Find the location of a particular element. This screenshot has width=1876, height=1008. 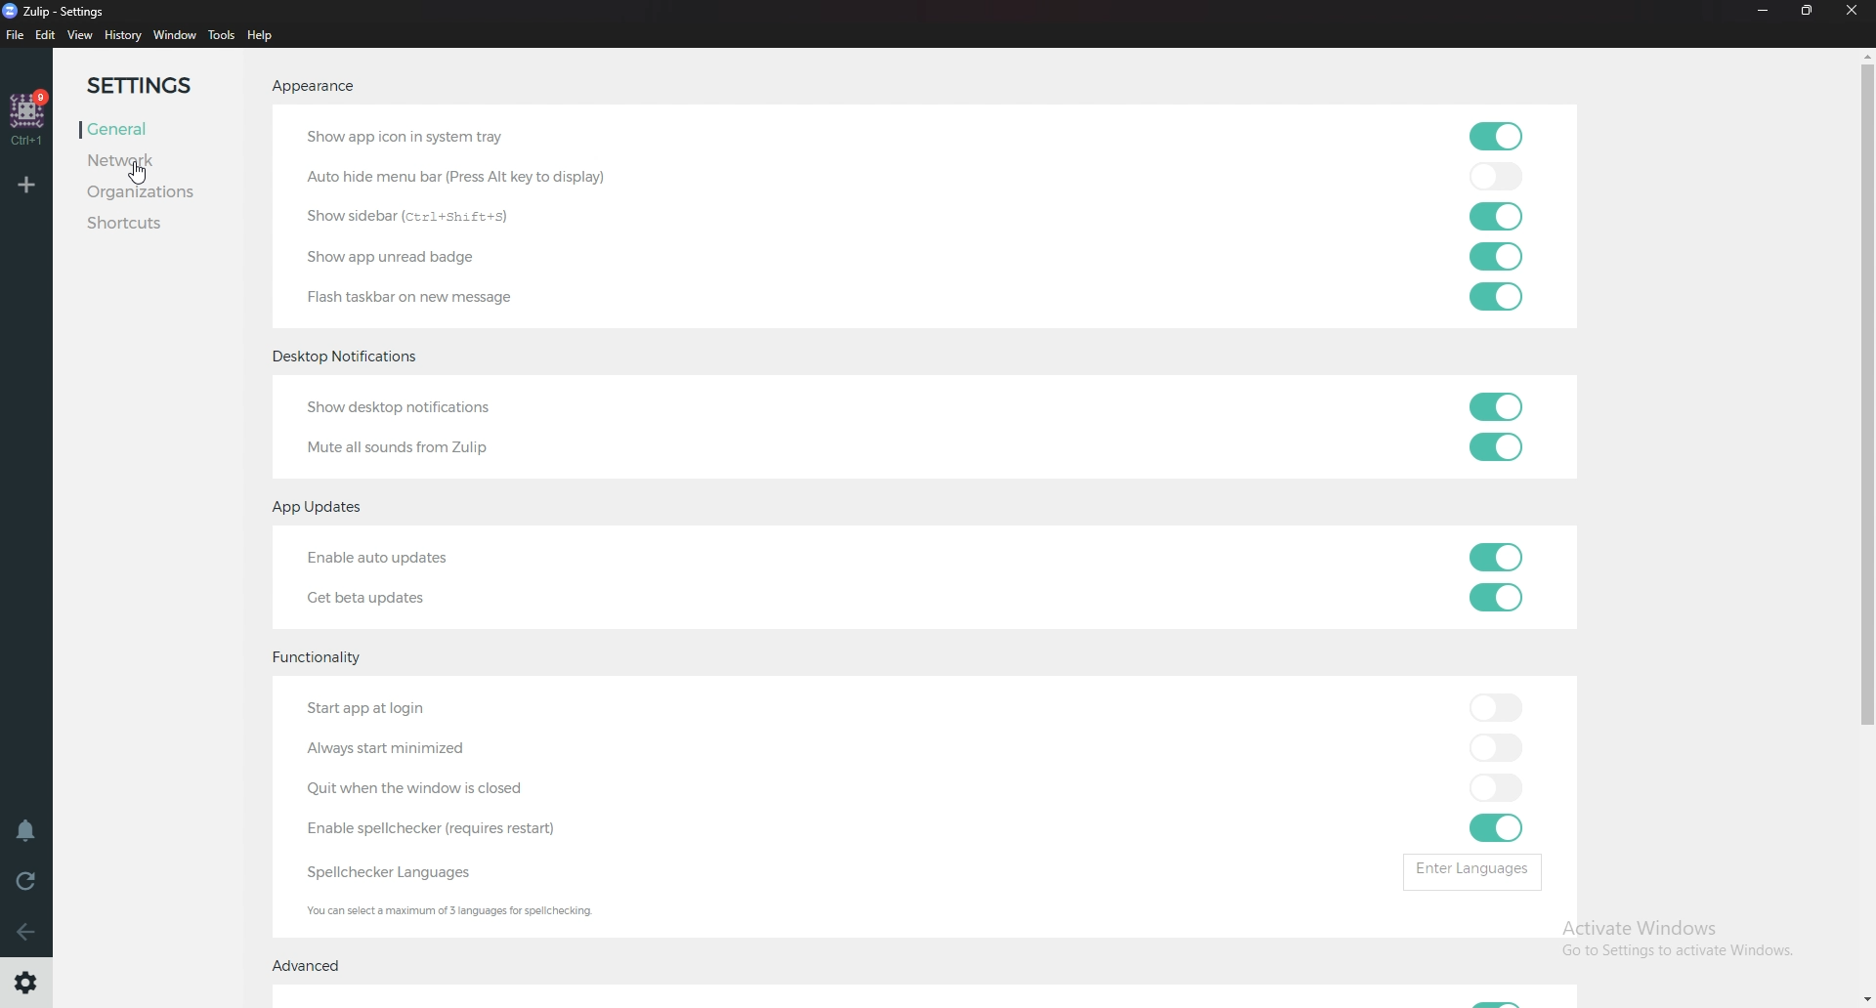

toggle is located at coordinates (1496, 555).